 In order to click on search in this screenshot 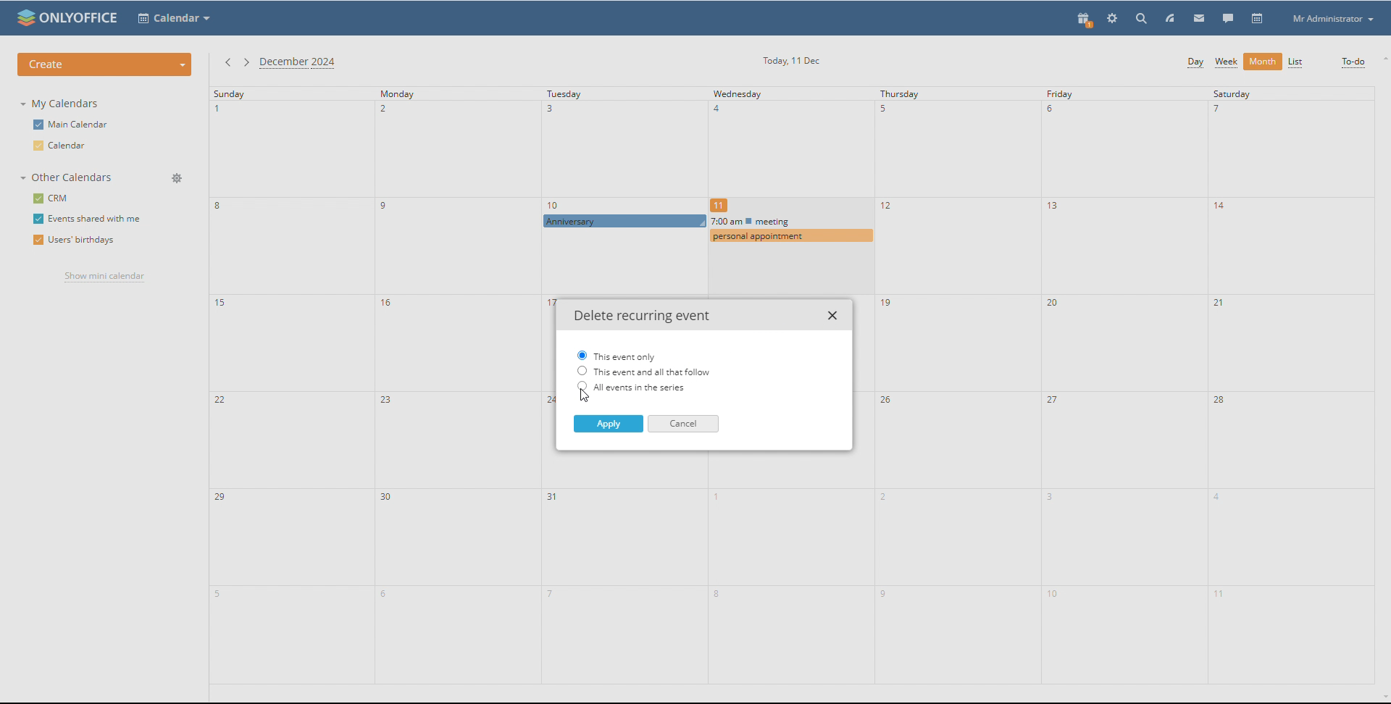, I will do `click(1143, 18)`.